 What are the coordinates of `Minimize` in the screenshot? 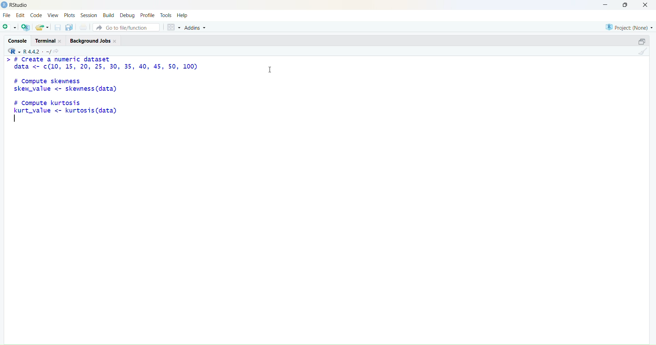 It's located at (606, 5).